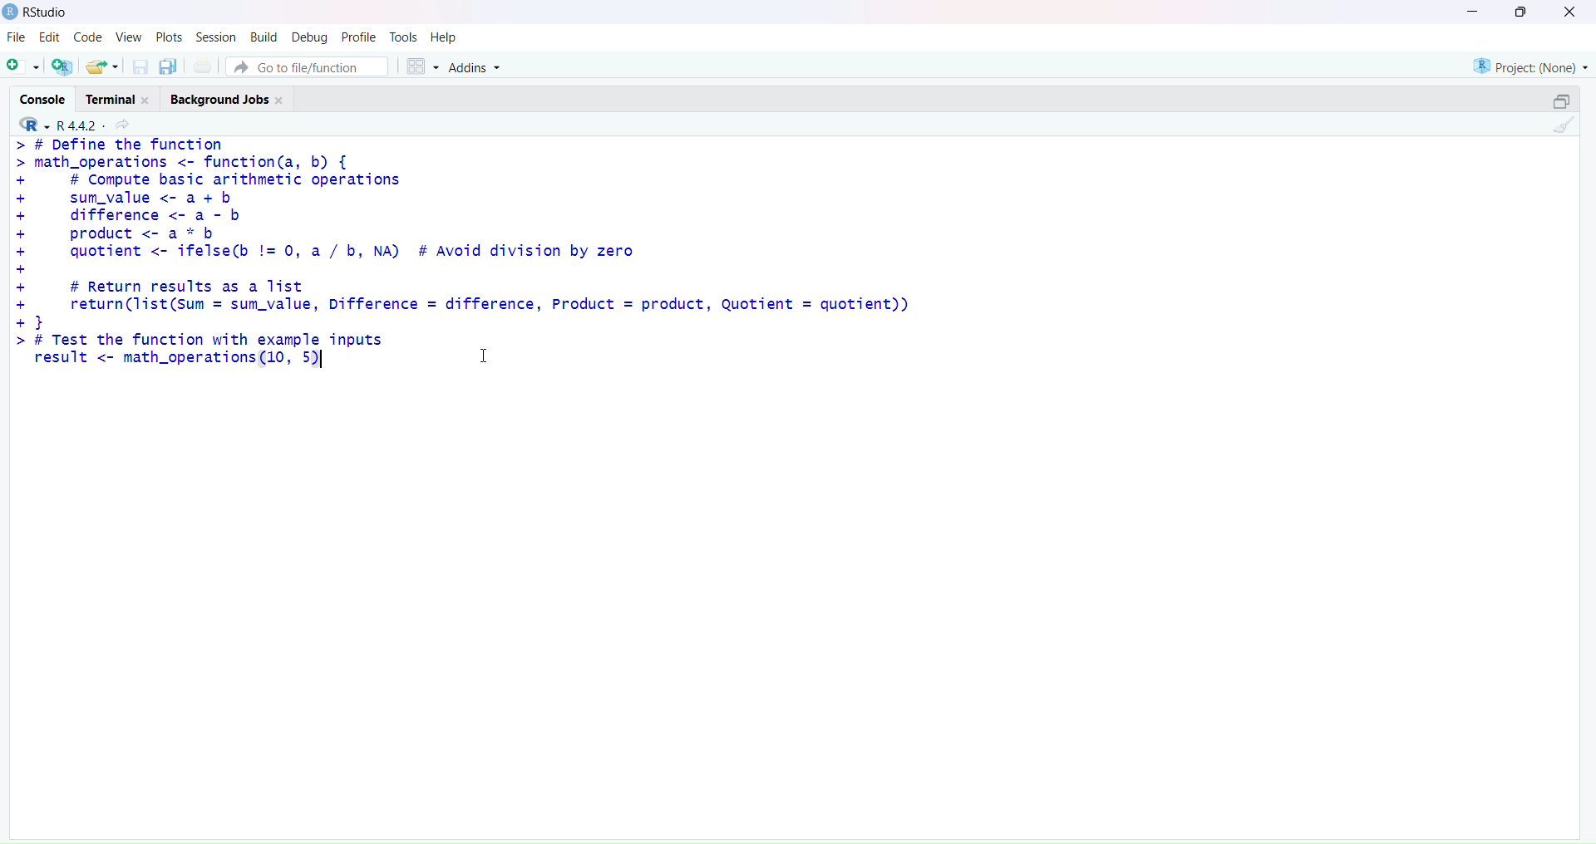 The width and height of the screenshot is (1596, 844). What do you see at coordinates (167, 37) in the screenshot?
I see `Plots` at bounding box center [167, 37].